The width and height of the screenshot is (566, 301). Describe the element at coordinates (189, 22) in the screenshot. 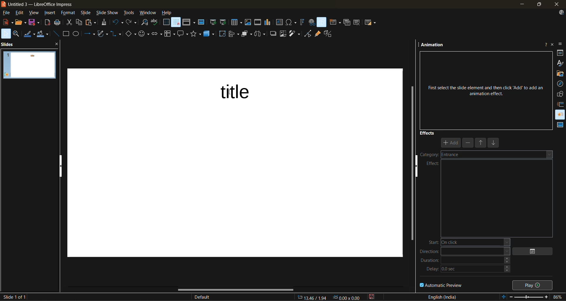

I see `display views` at that location.